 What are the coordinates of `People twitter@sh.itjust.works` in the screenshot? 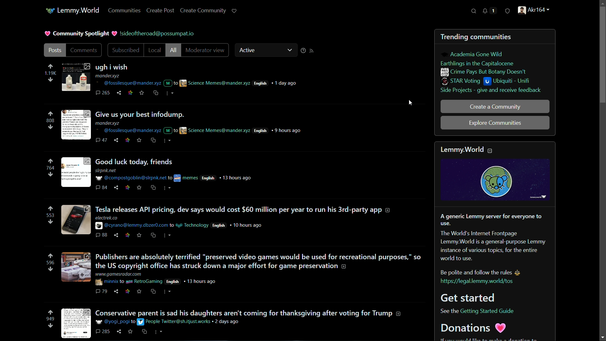 It's located at (175, 322).